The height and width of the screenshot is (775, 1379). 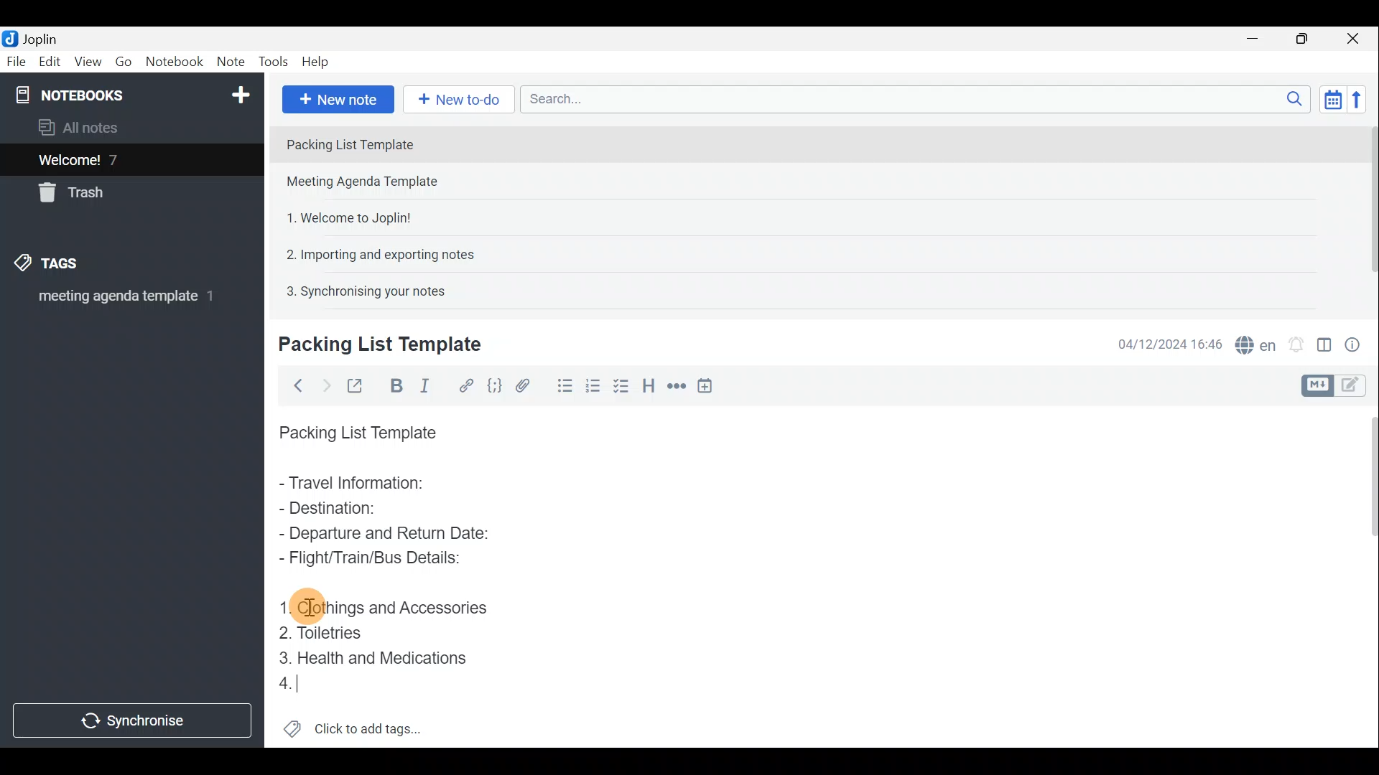 What do you see at coordinates (1252, 342) in the screenshot?
I see `Spell checker` at bounding box center [1252, 342].